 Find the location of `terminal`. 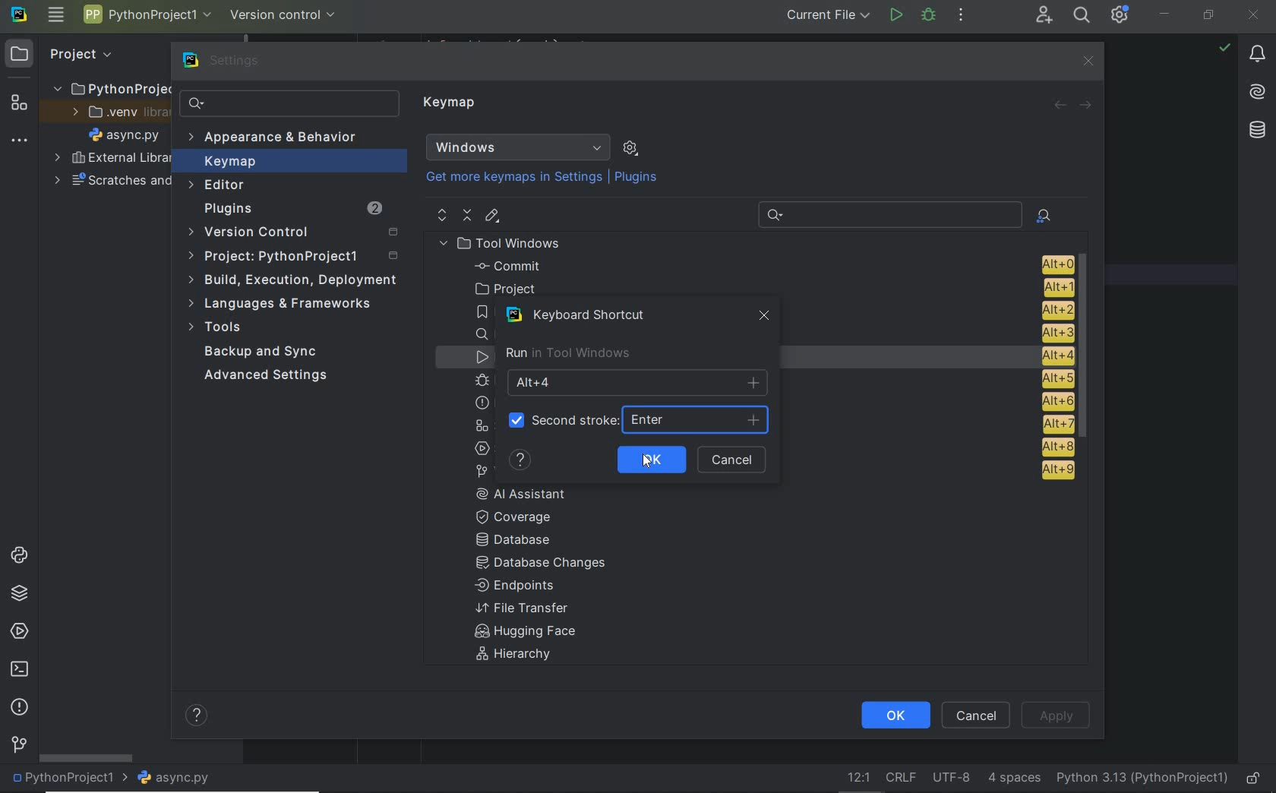

terminal is located at coordinates (18, 670).